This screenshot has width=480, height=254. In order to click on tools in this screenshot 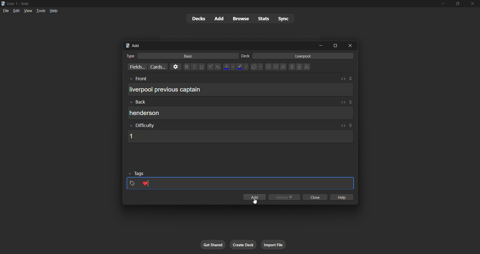, I will do `click(41, 10)`.